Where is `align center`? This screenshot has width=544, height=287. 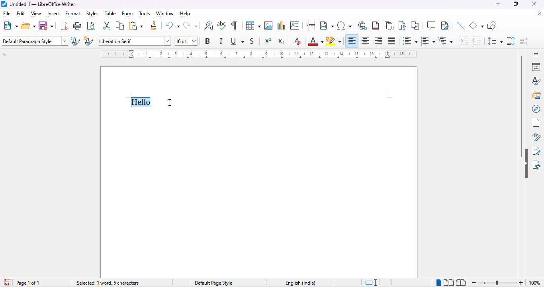 align center is located at coordinates (366, 41).